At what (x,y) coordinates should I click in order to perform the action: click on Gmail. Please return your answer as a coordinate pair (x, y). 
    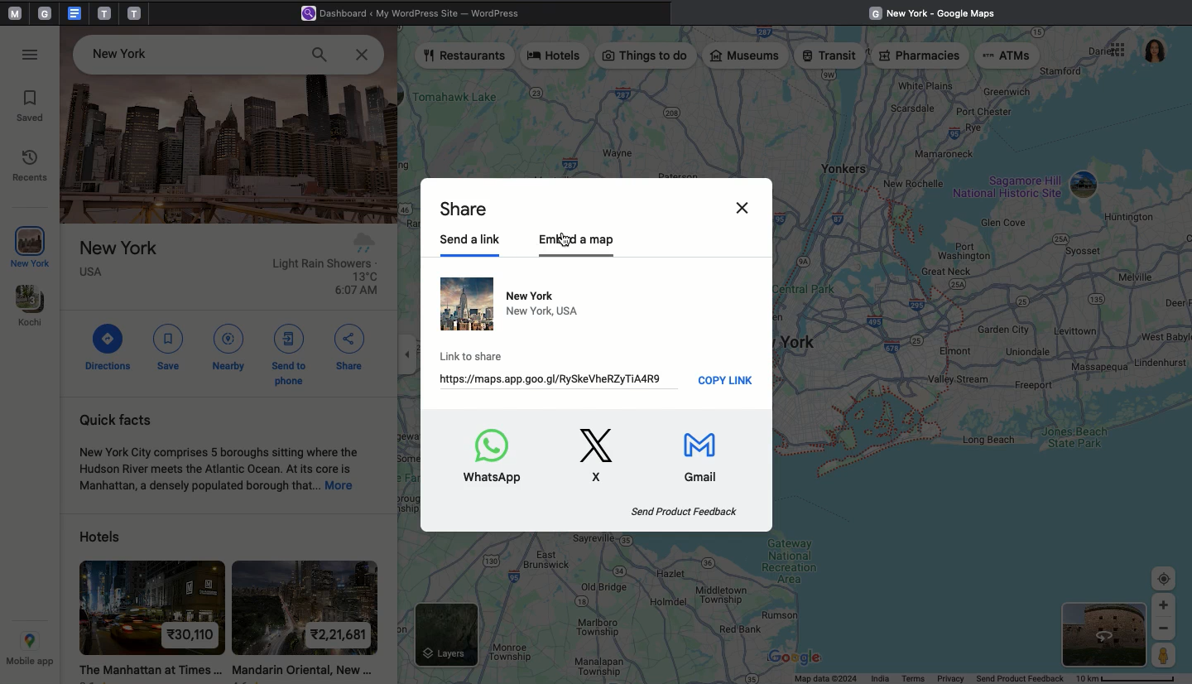
    Looking at the image, I should click on (710, 460).